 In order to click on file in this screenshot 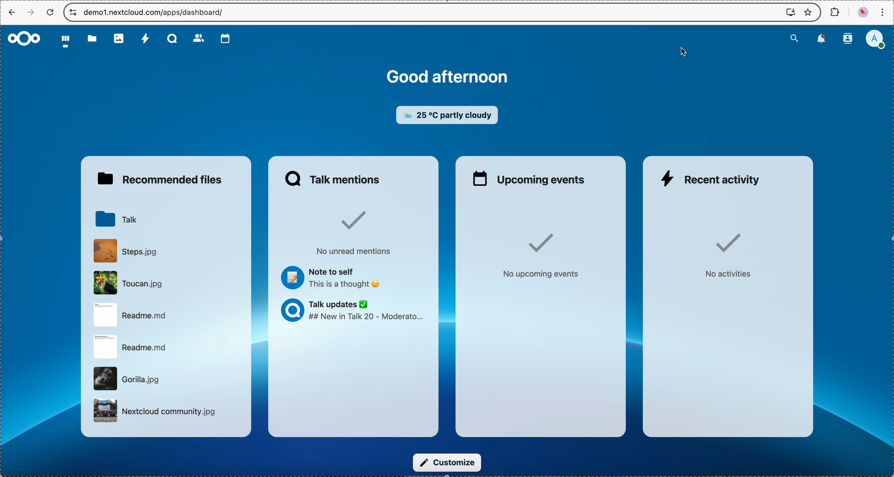, I will do `click(130, 378)`.